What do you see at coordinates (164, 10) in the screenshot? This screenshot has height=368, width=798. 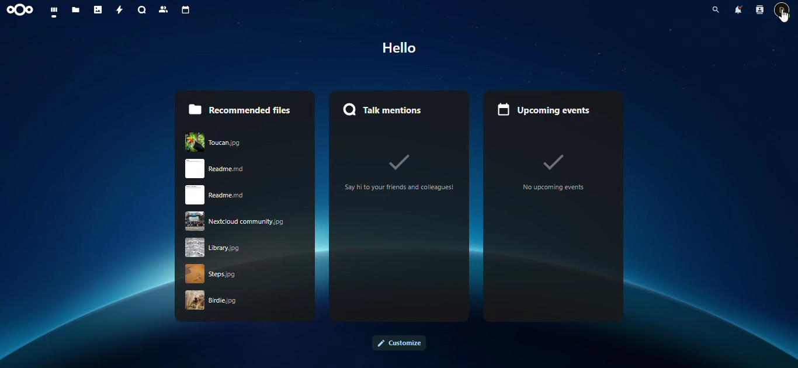 I see `contacts` at bounding box center [164, 10].